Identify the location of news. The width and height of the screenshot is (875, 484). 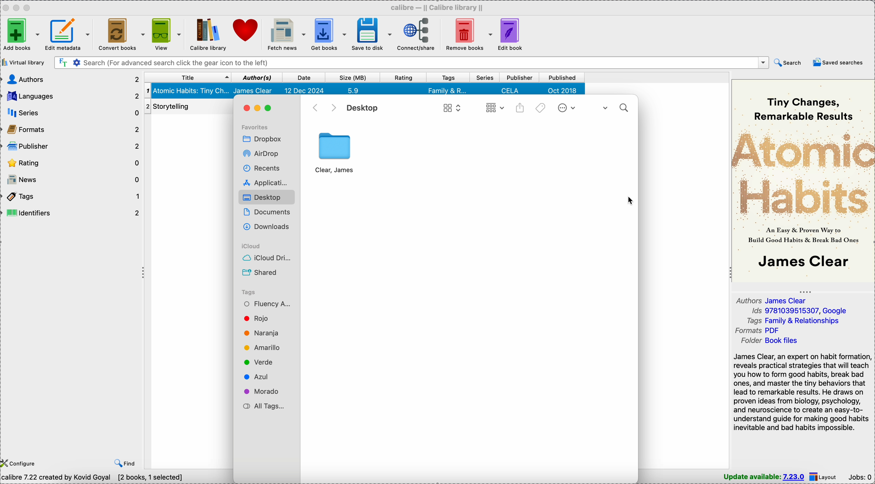
(72, 180).